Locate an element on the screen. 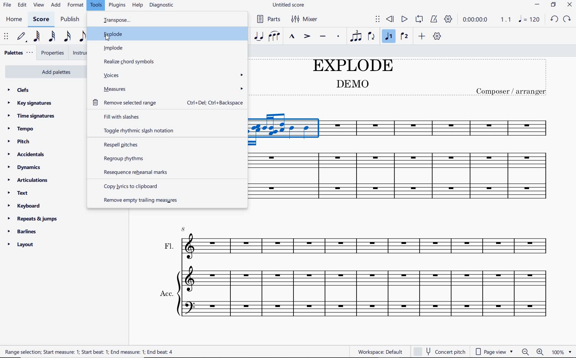 This screenshot has height=358, width=576. transpose is located at coordinates (123, 21).